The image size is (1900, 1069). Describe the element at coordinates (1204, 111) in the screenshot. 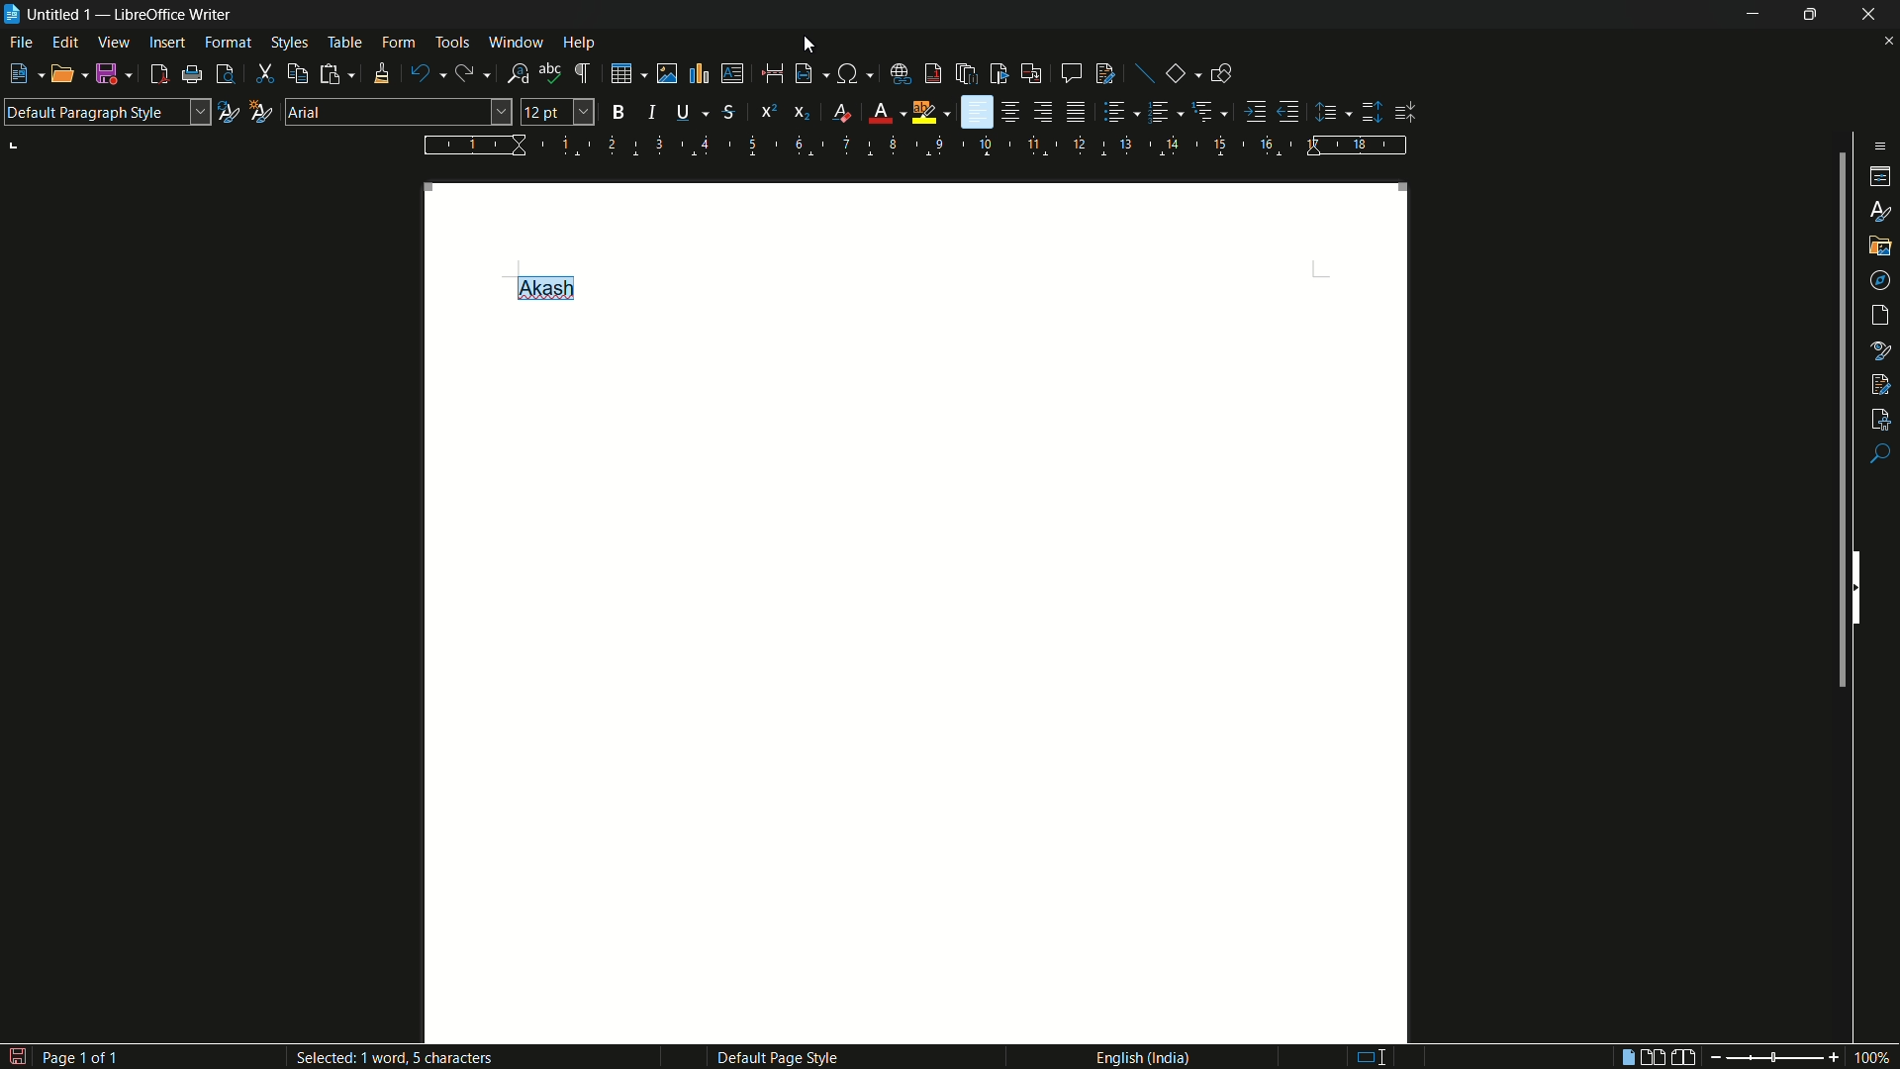

I see `select outline format` at that location.